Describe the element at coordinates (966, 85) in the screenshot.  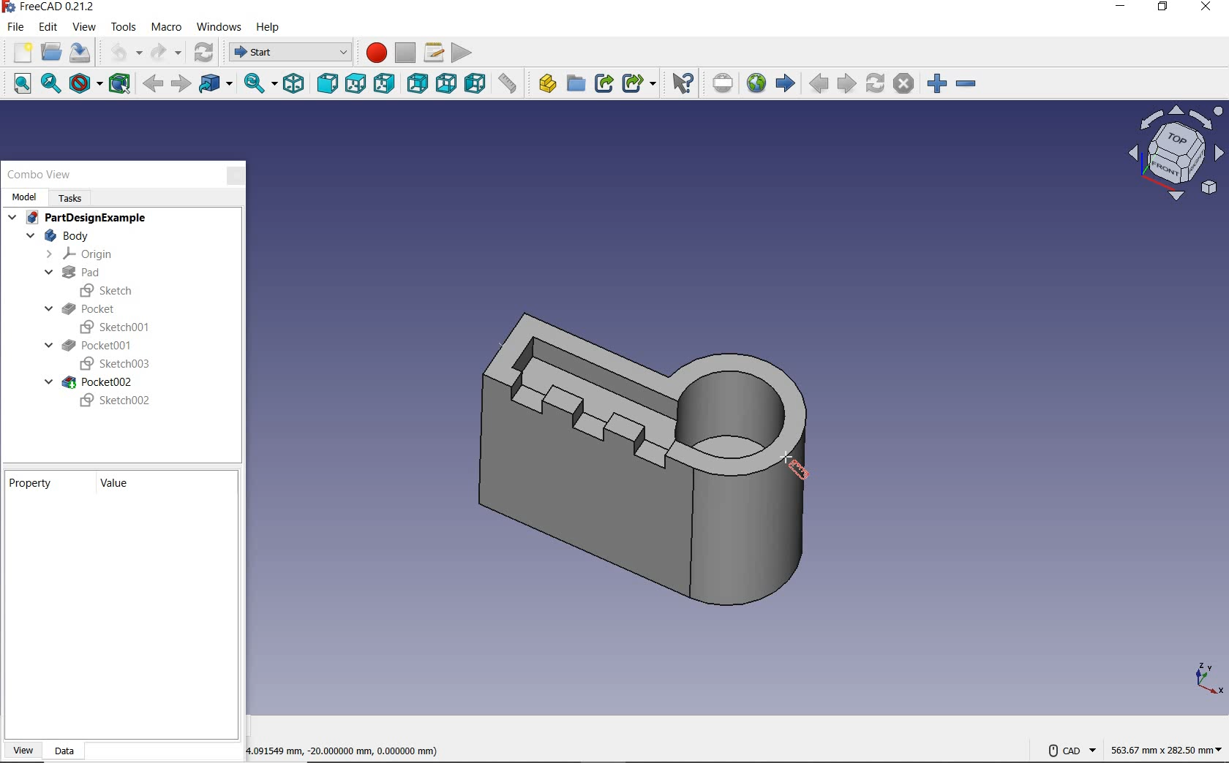
I see `zoom out` at that location.